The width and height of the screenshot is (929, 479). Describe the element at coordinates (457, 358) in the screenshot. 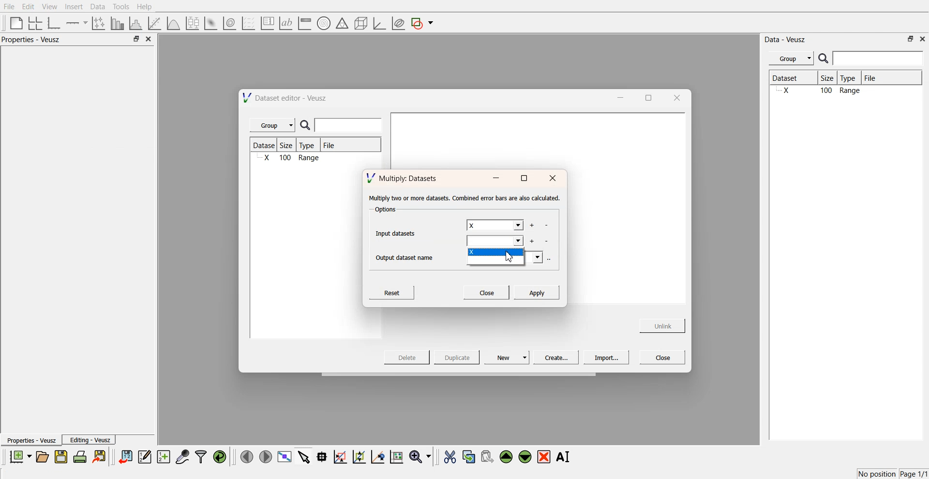

I see `Duplicate` at that location.